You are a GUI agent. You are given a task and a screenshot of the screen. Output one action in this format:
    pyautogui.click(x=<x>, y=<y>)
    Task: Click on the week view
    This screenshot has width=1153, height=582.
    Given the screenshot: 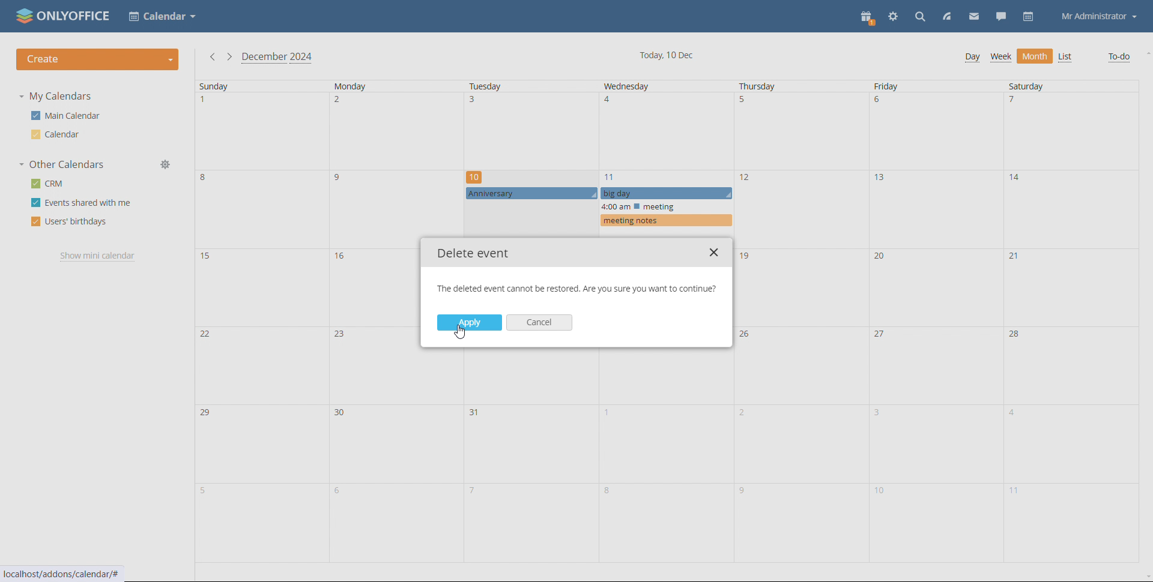 What is the action you would take?
    pyautogui.click(x=1001, y=57)
    